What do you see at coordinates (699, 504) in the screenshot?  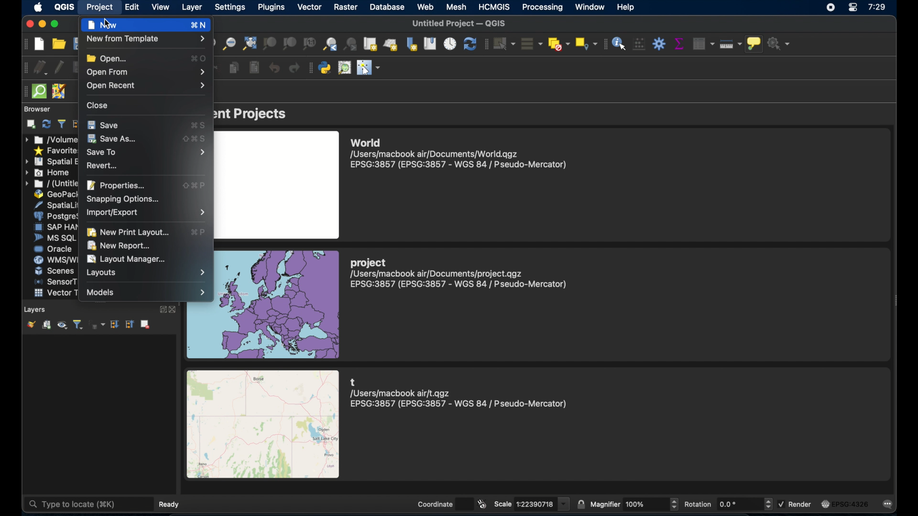 I see `rotation` at bounding box center [699, 504].